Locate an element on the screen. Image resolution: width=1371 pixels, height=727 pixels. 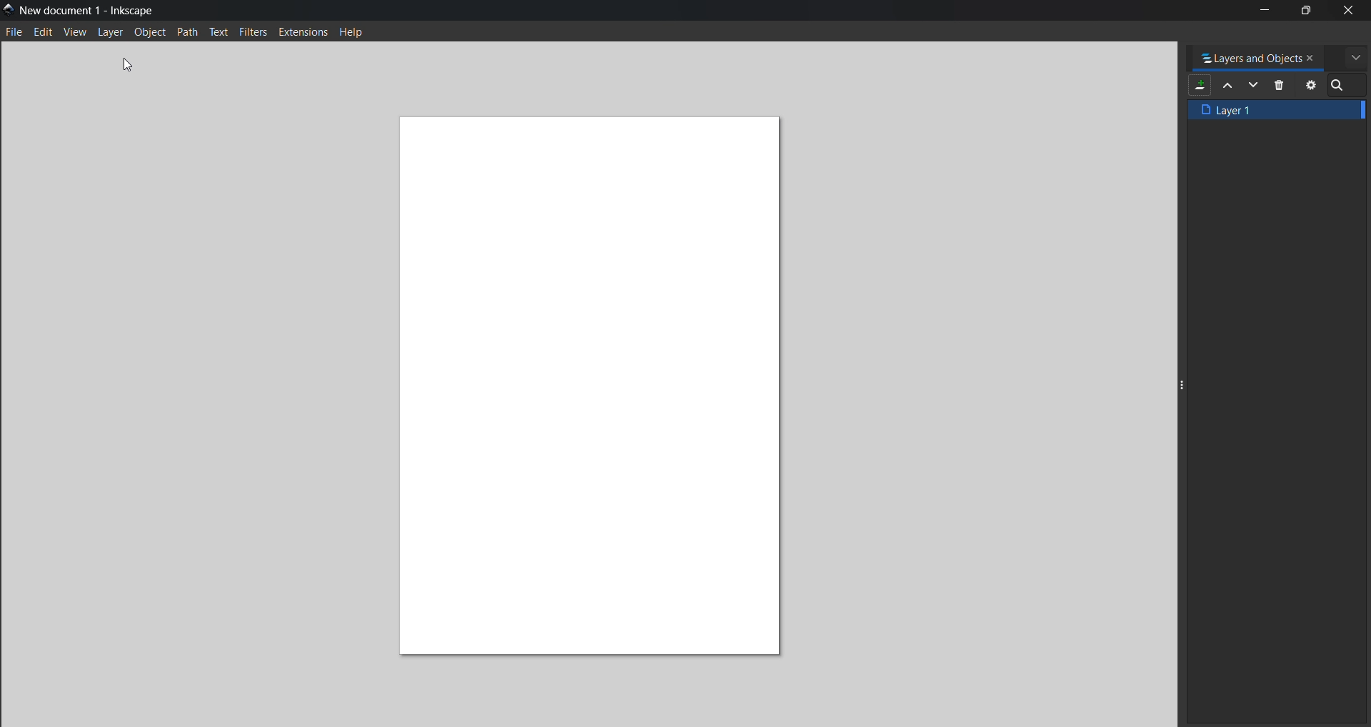
cursor is located at coordinates (137, 60).